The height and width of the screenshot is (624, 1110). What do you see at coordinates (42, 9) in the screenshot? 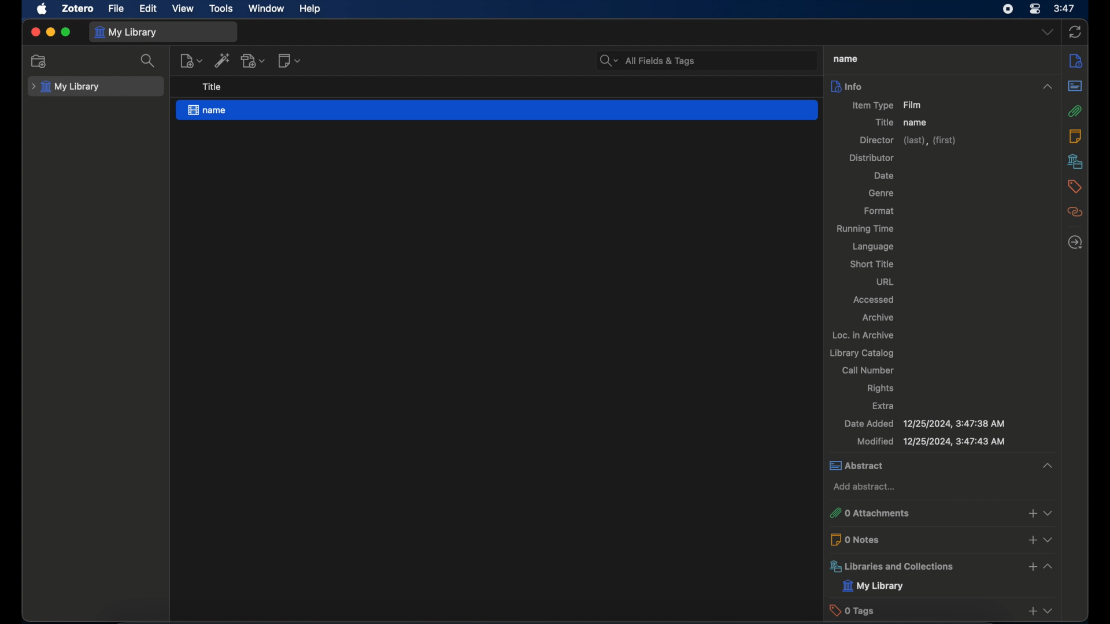
I see `apple` at bounding box center [42, 9].